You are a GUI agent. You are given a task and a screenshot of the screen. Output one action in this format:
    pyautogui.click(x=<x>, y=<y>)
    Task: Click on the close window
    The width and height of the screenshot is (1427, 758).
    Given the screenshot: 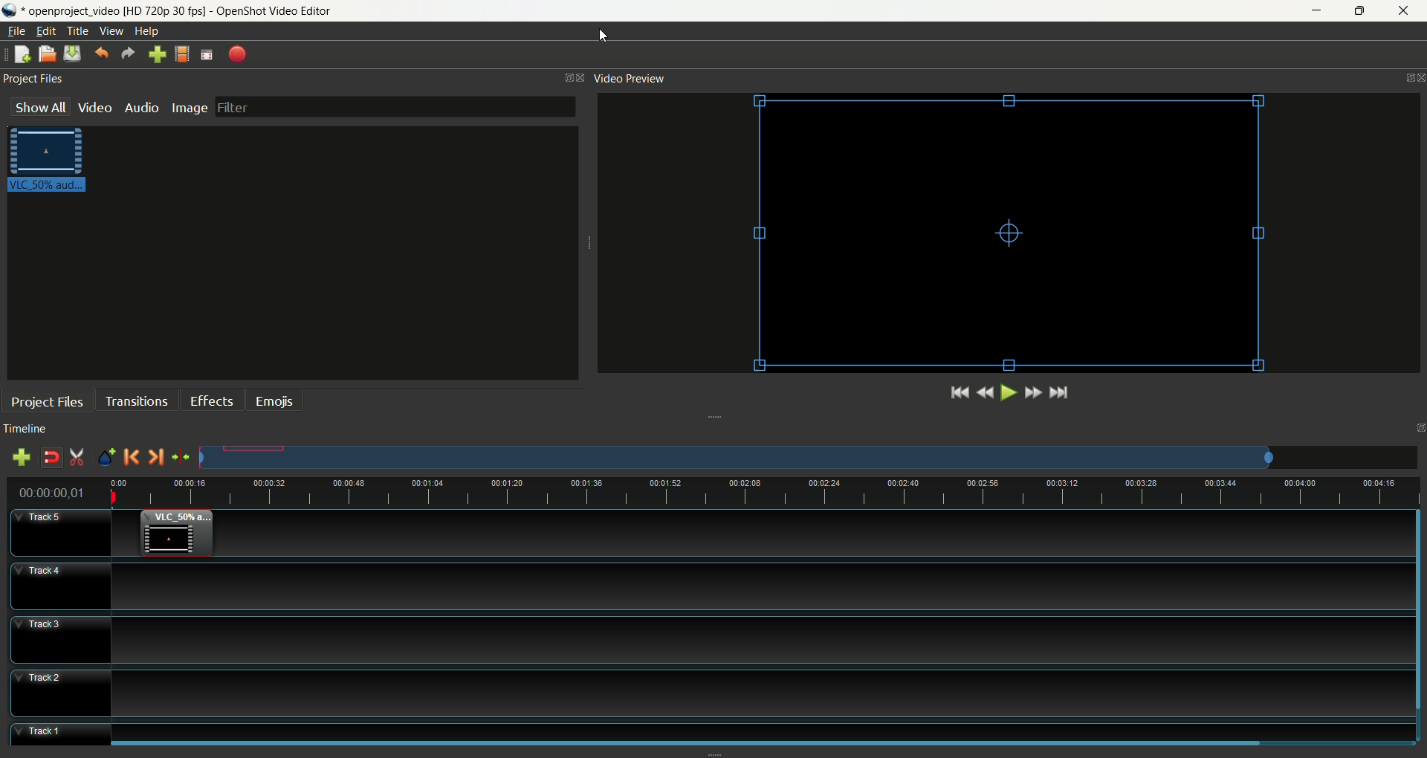 What is the action you would take?
    pyautogui.click(x=583, y=77)
    